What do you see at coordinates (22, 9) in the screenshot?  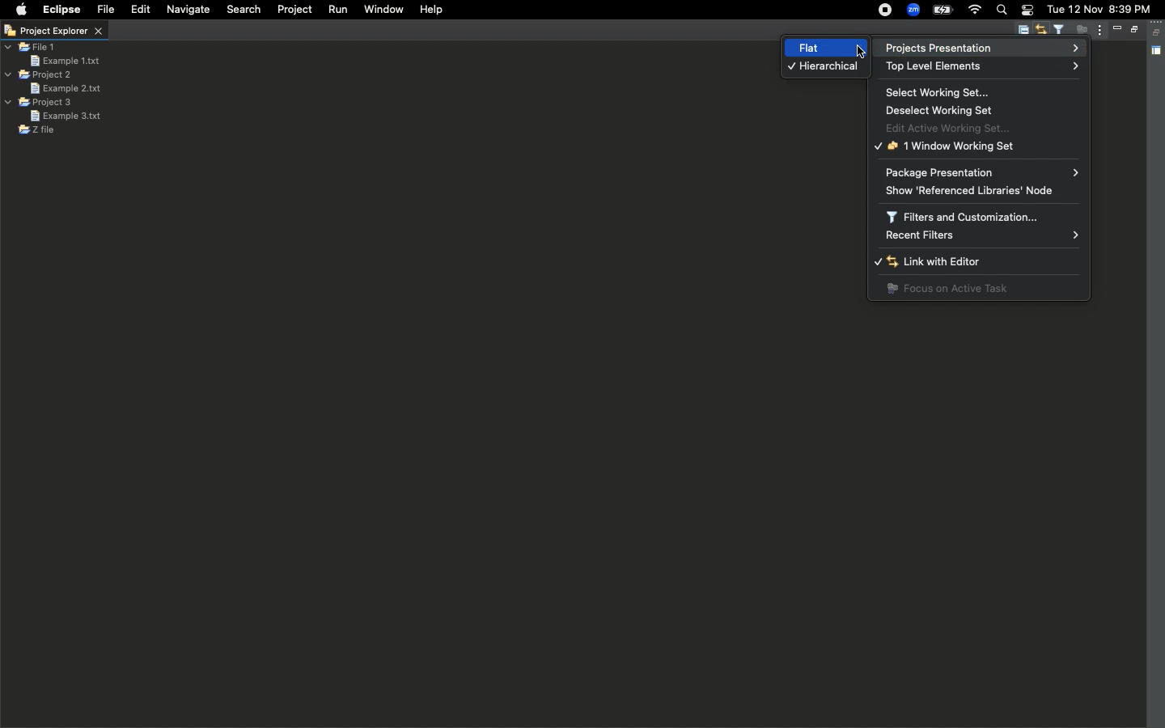 I see `Apple logo` at bounding box center [22, 9].